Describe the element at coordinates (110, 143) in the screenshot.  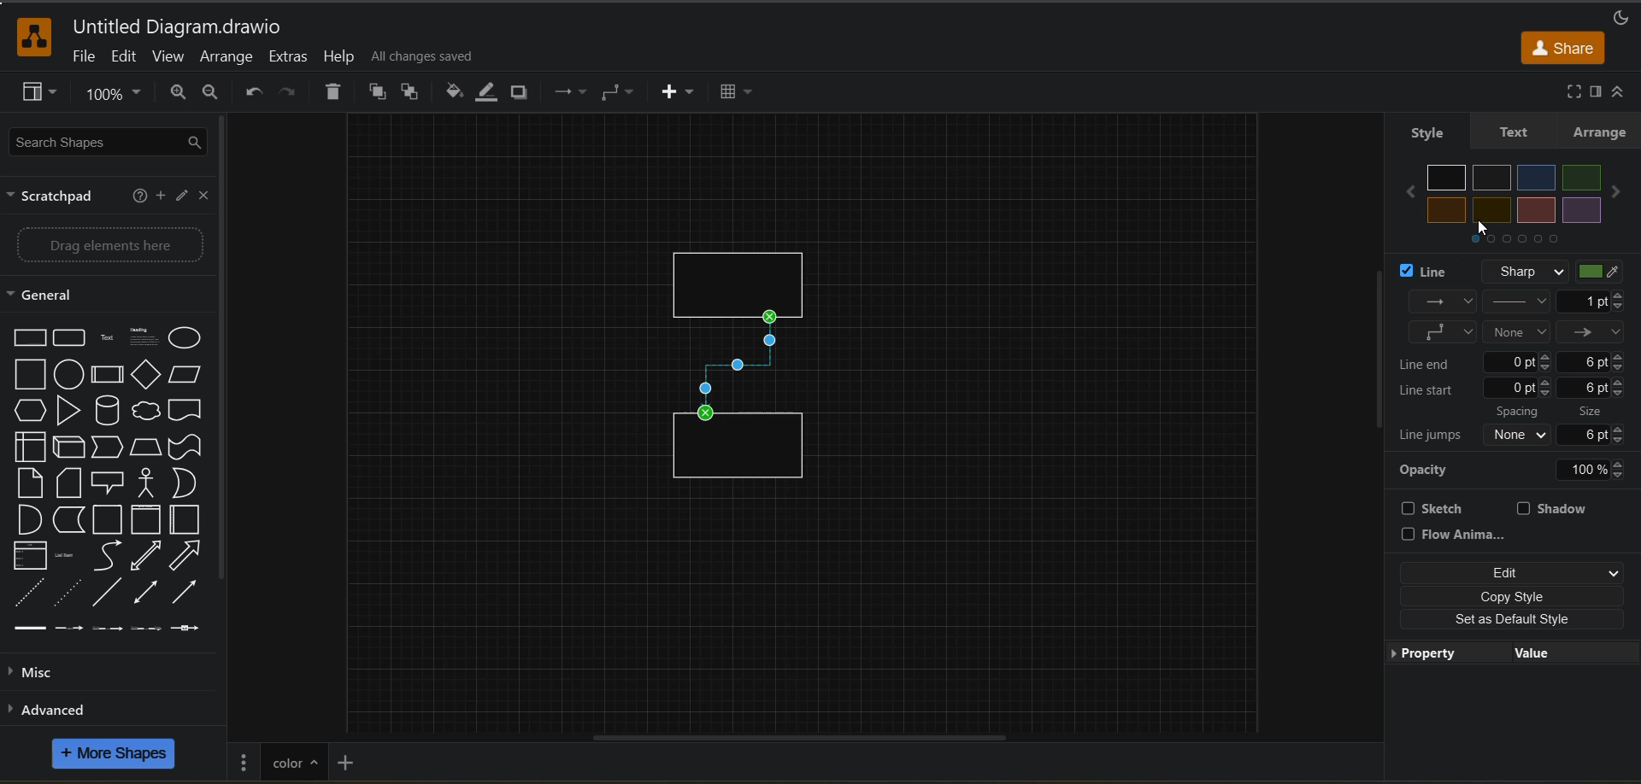
I see `search shapes` at that location.